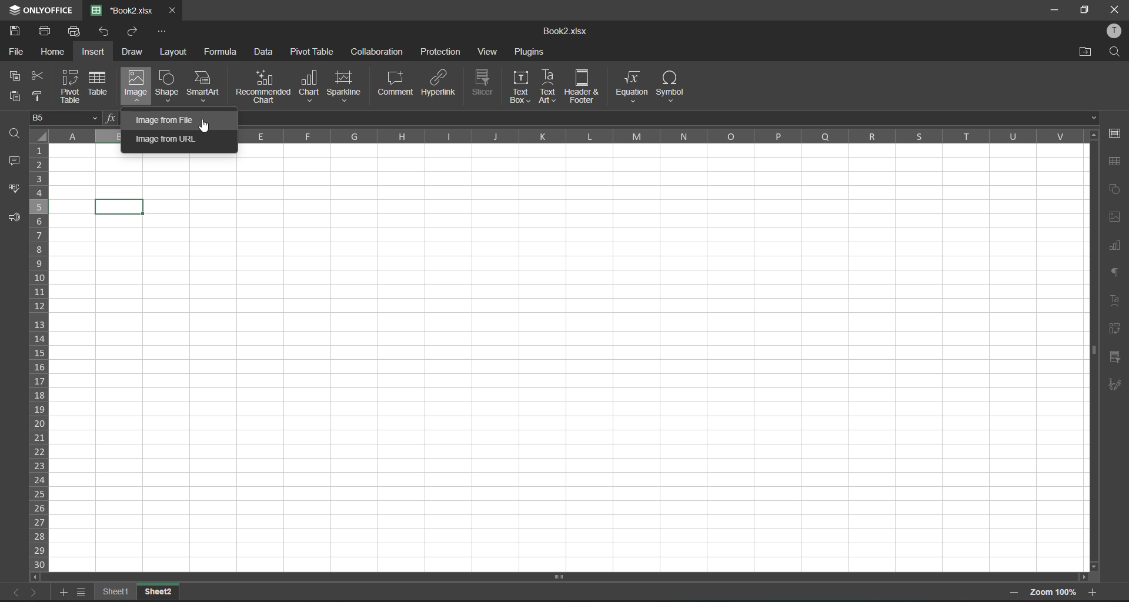  Describe the element at coordinates (1115, 161) in the screenshot. I see `table` at that location.